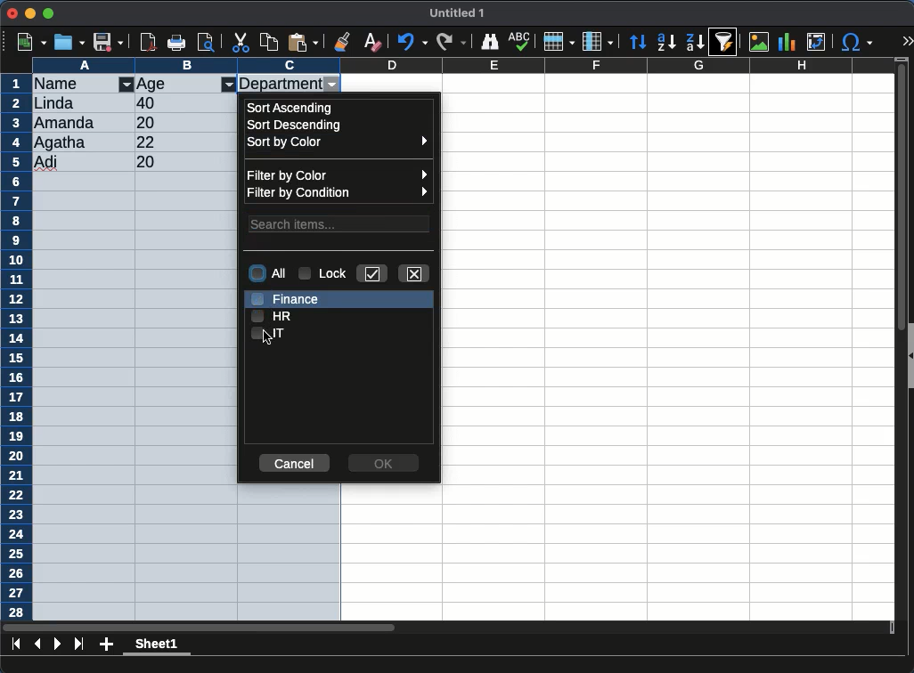  Describe the element at coordinates (154, 85) in the screenshot. I see `age` at that location.